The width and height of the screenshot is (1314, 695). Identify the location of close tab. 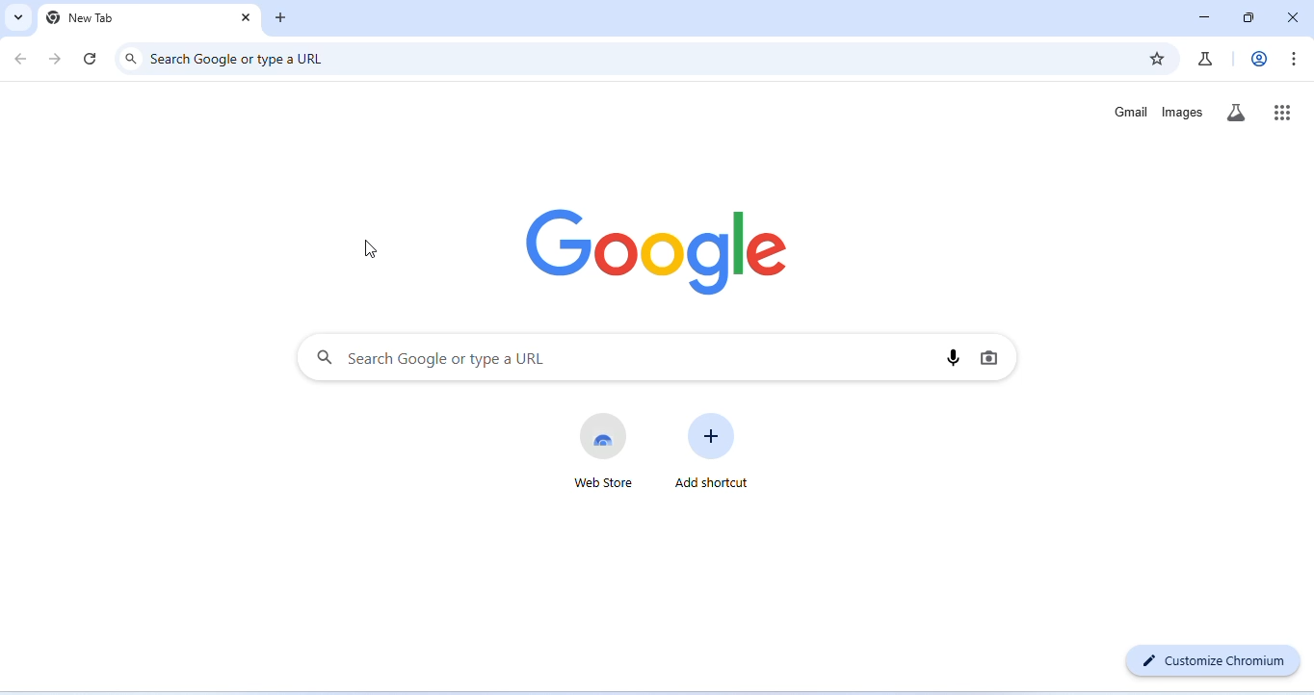
(247, 18).